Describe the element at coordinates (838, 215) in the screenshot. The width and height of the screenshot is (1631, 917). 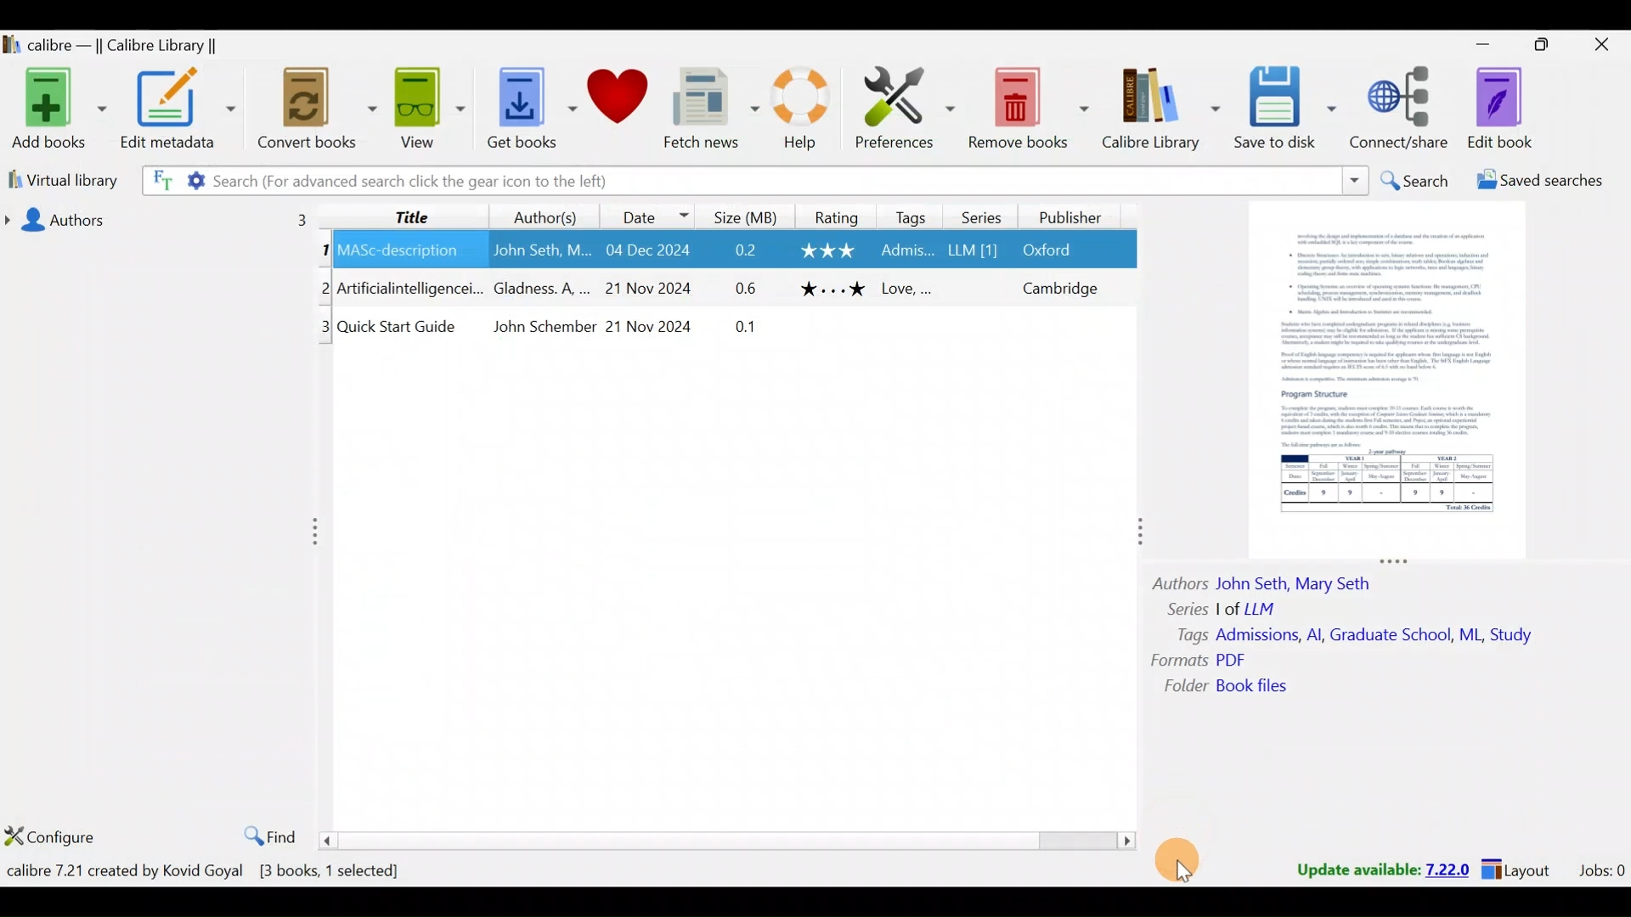
I see `Rating` at that location.